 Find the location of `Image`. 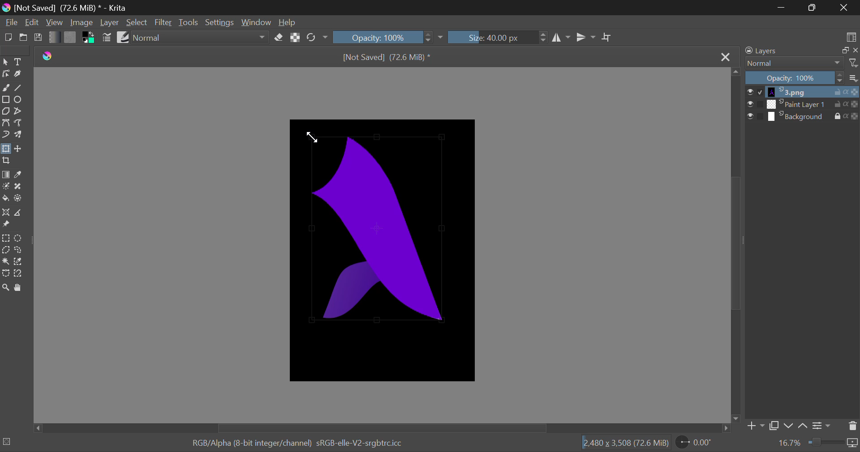

Image is located at coordinates (83, 23).